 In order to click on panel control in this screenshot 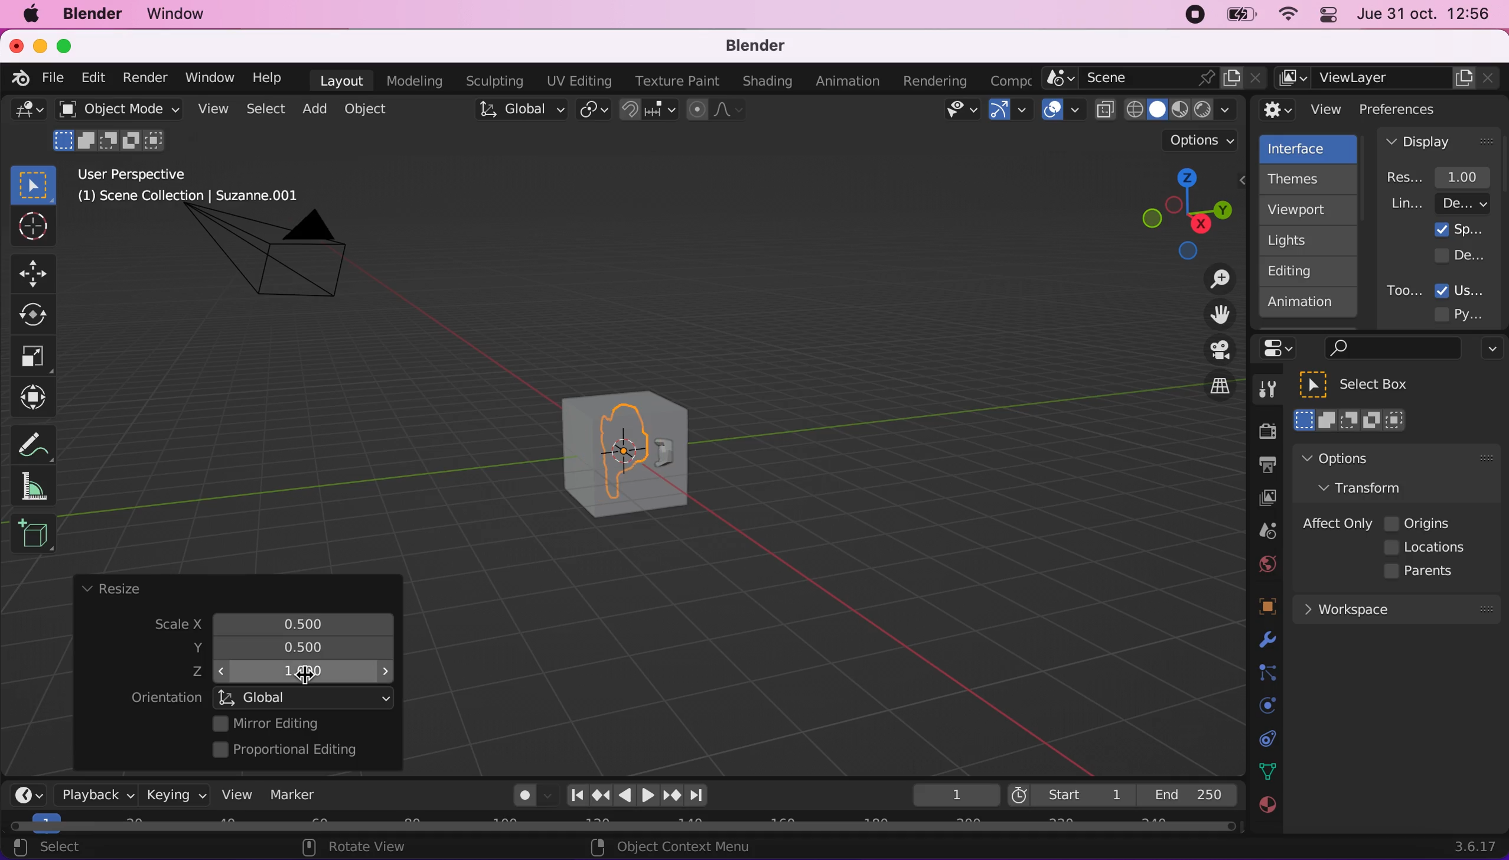, I will do `click(1325, 17)`.